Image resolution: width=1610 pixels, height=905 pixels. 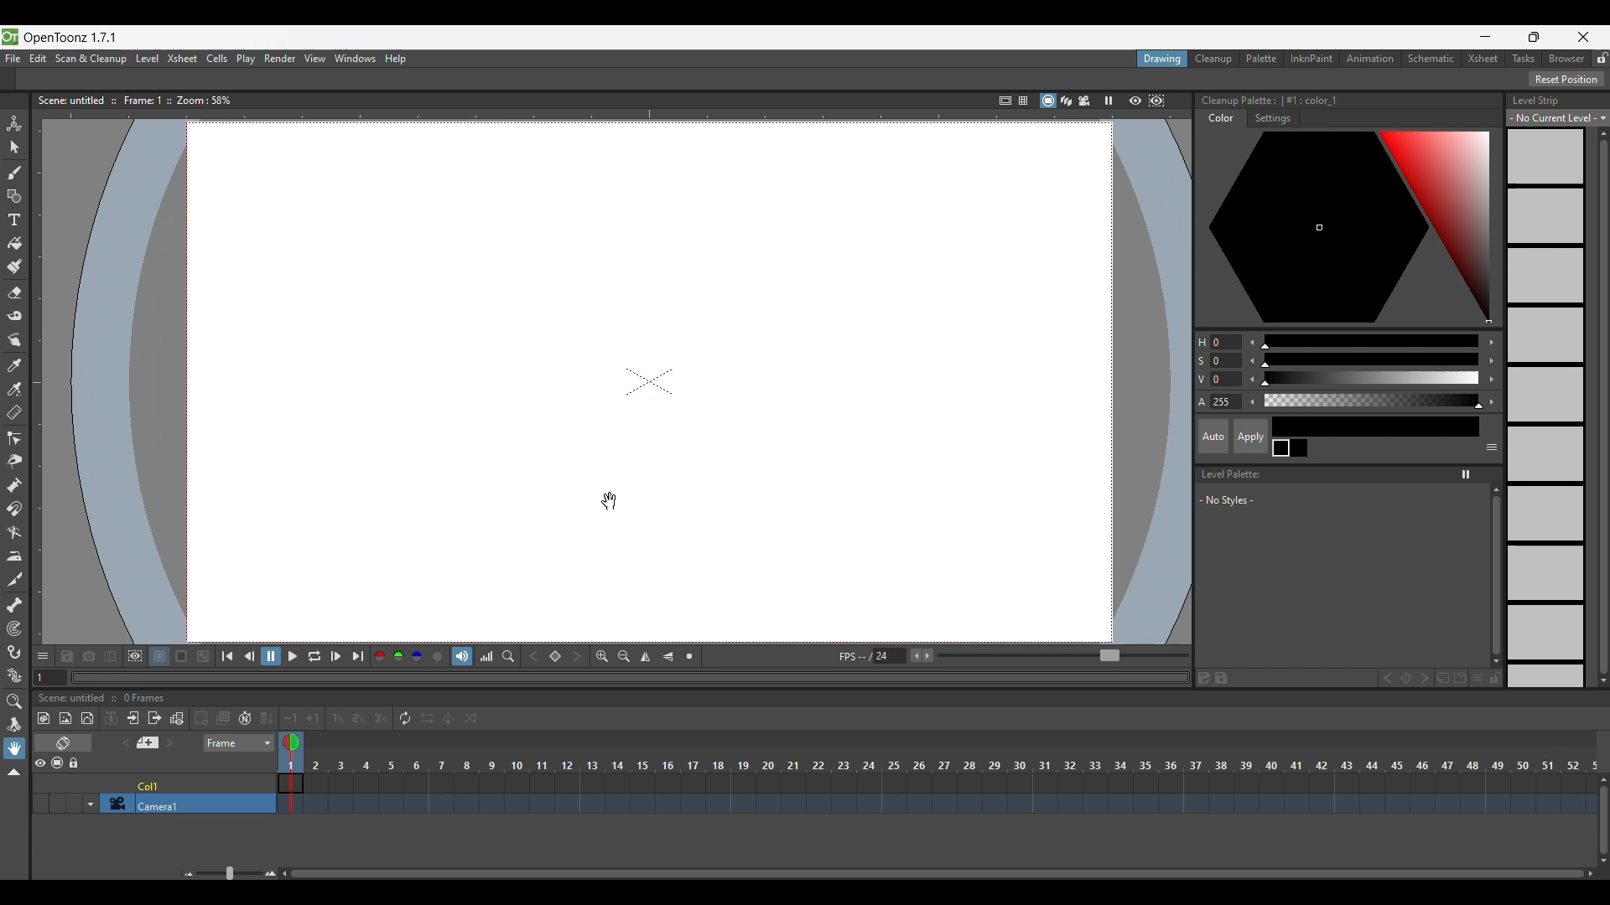 What do you see at coordinates (427, 718) in the screenshot?
I see `Reverse` at bounding box center [427, 718].